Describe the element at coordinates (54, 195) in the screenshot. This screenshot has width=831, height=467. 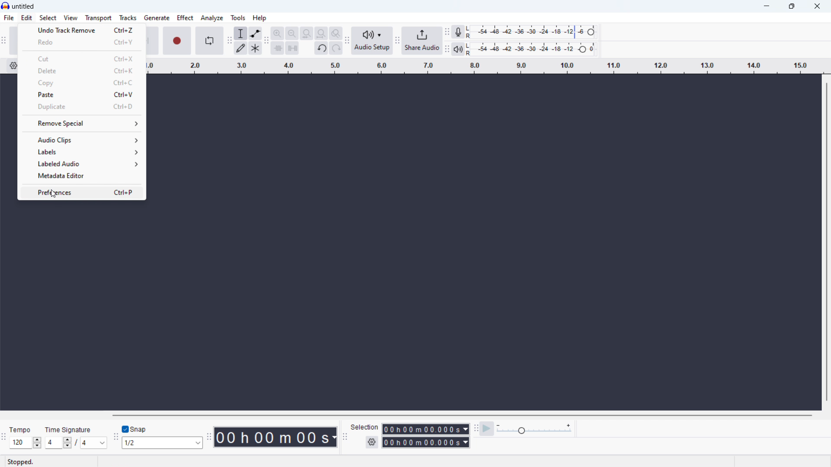
I see `cursor` at that location.